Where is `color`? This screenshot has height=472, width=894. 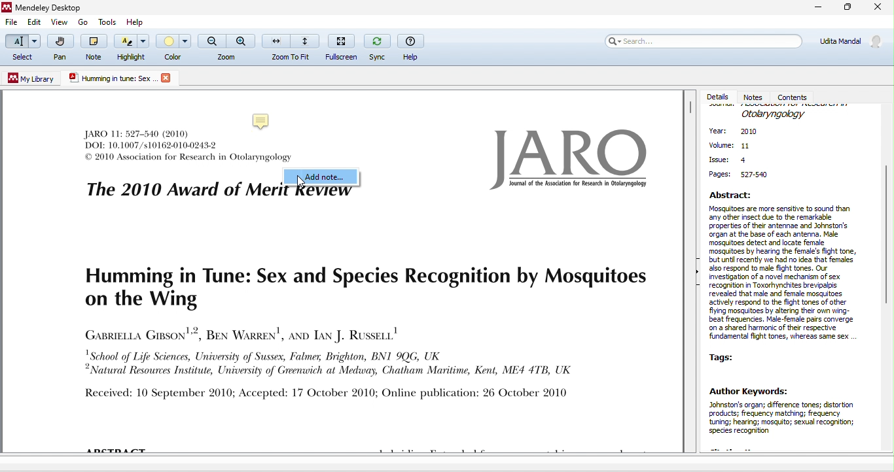 color is located at coordinates (174, 46).